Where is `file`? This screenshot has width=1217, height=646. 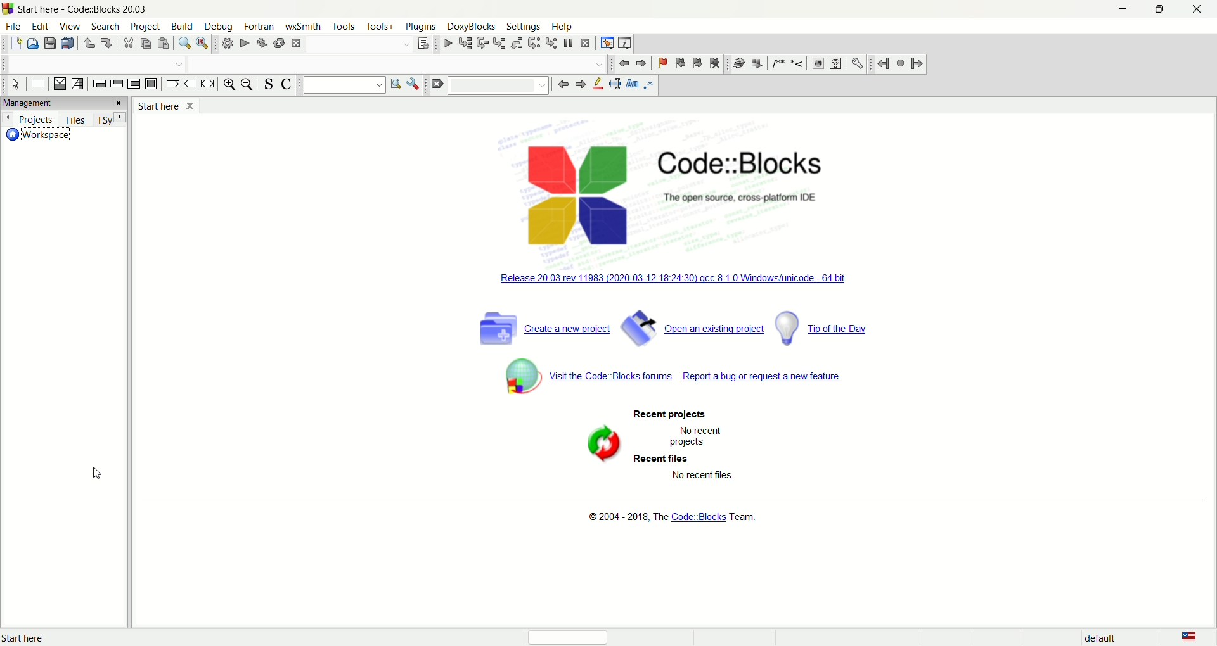
file is located at coordinates (13, 27).